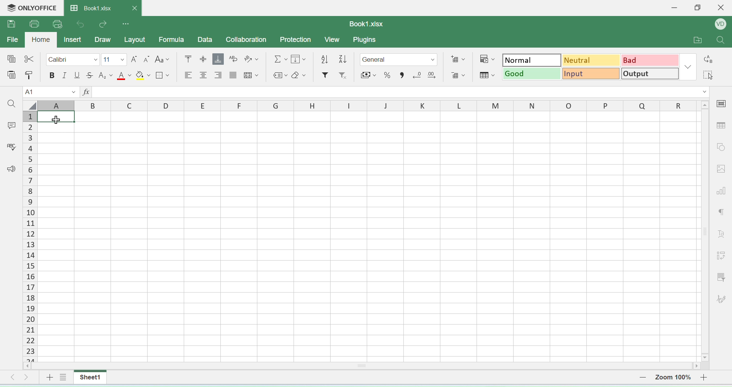  What do you see at coordinates (204, 39) in the screenshot?
I see `data` at bounding box center [204, 39].